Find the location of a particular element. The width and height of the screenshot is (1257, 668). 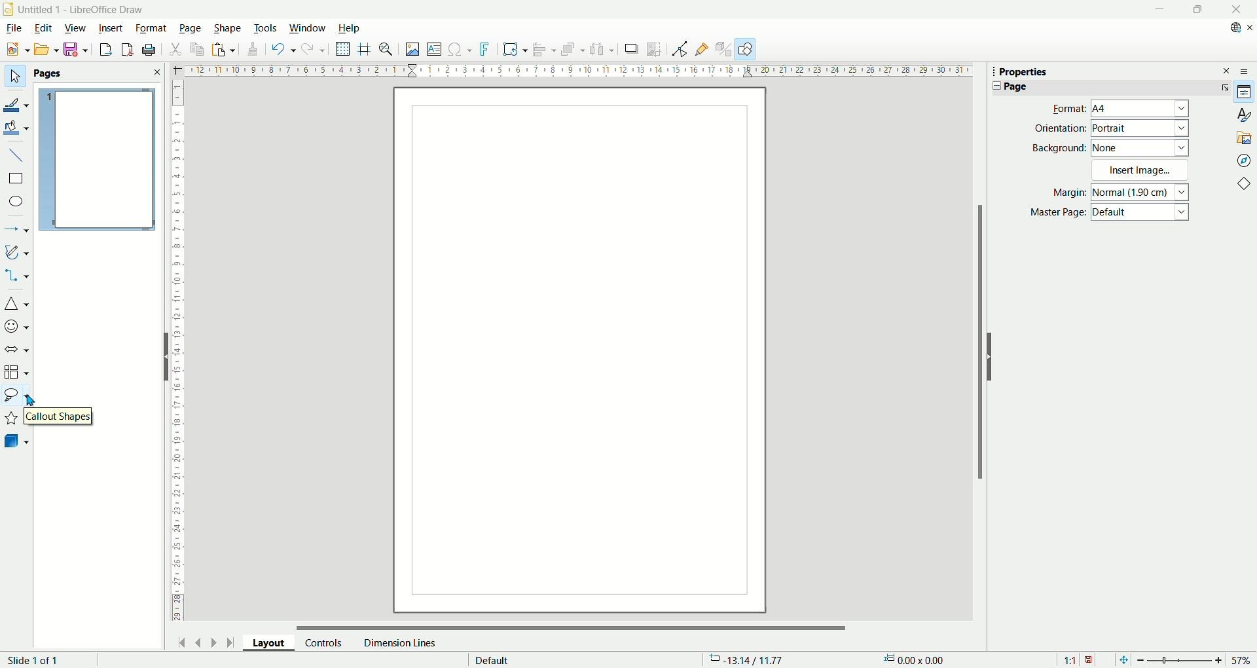

select is located at coordinates (14, 77).